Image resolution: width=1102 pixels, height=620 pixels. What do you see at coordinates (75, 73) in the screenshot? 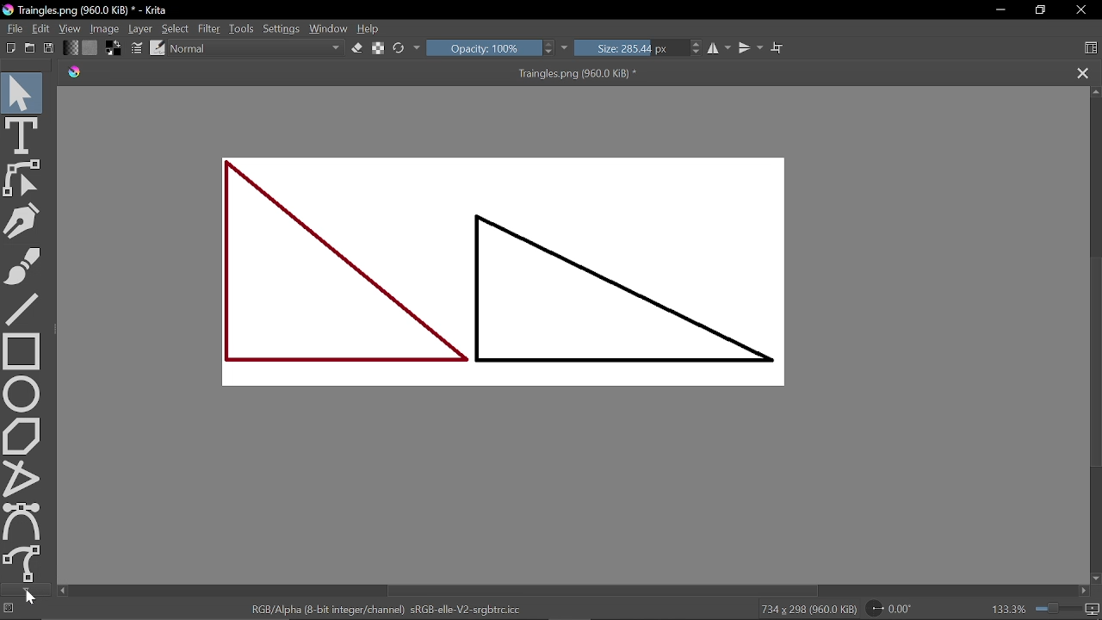
I see `logo` at bounding box center [75, 73].